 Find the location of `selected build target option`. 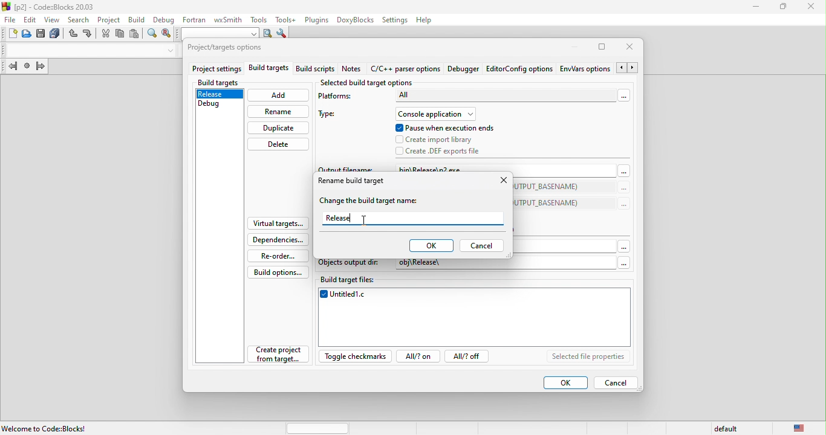

selected build target option is located at coordinates (370, 83).